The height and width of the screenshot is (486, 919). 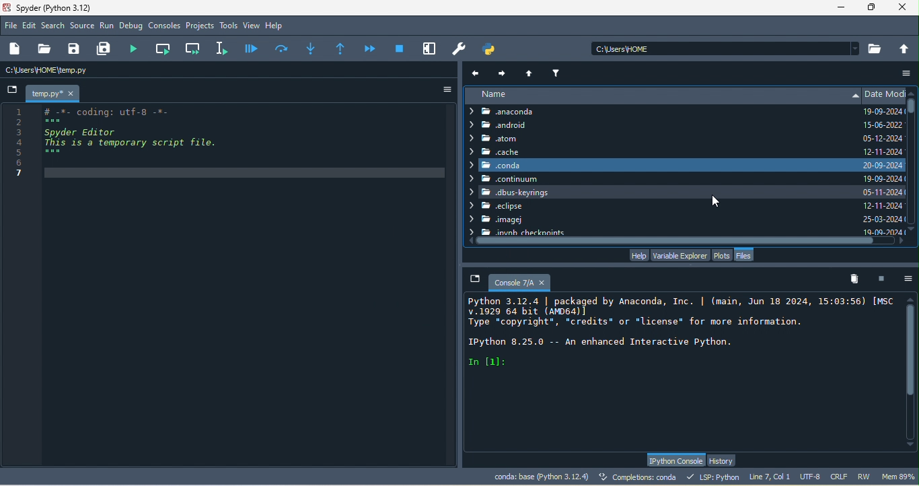 What do you see at coordinates (912, 298) in the screenshot?
I see `scroll up` at bounding box center [912, 298].